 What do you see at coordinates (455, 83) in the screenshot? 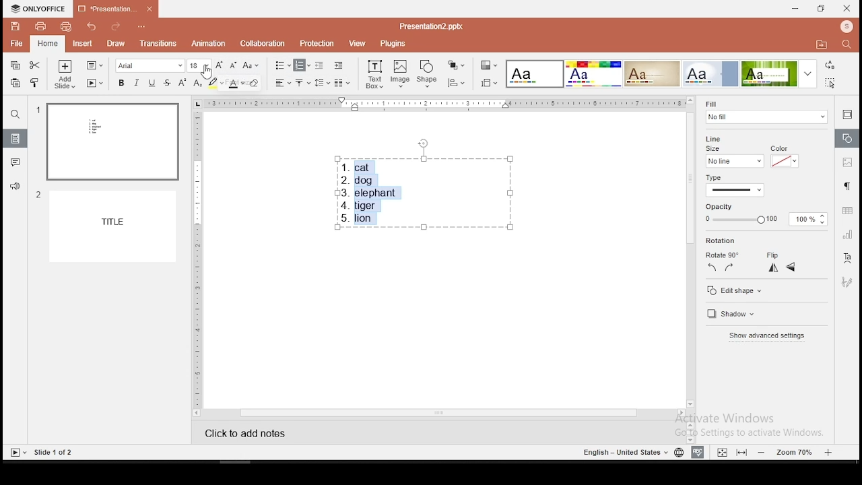
I see `align objects` at bounding box center [455, 83].